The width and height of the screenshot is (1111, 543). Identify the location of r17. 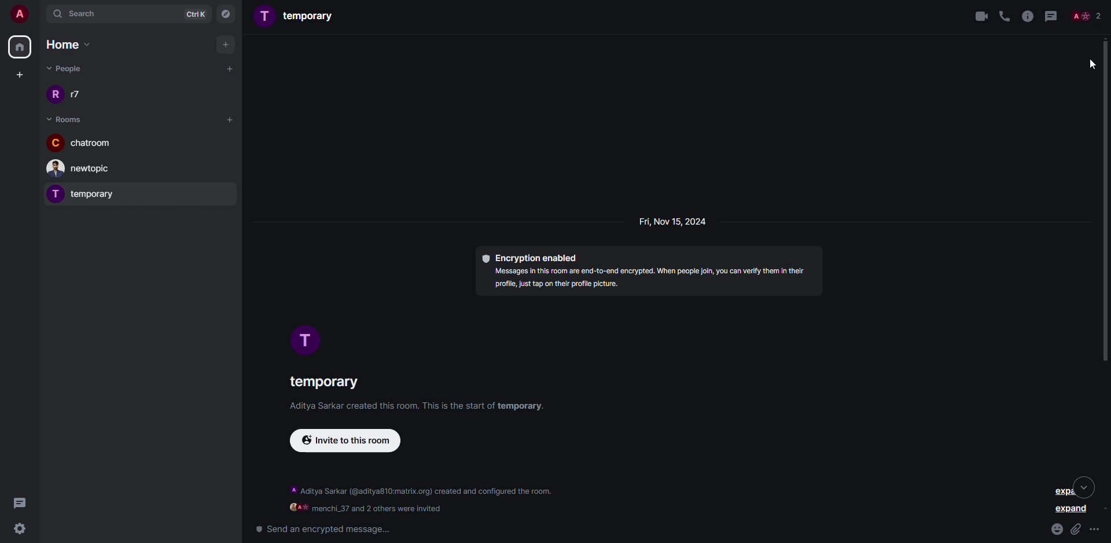
(71, 94).